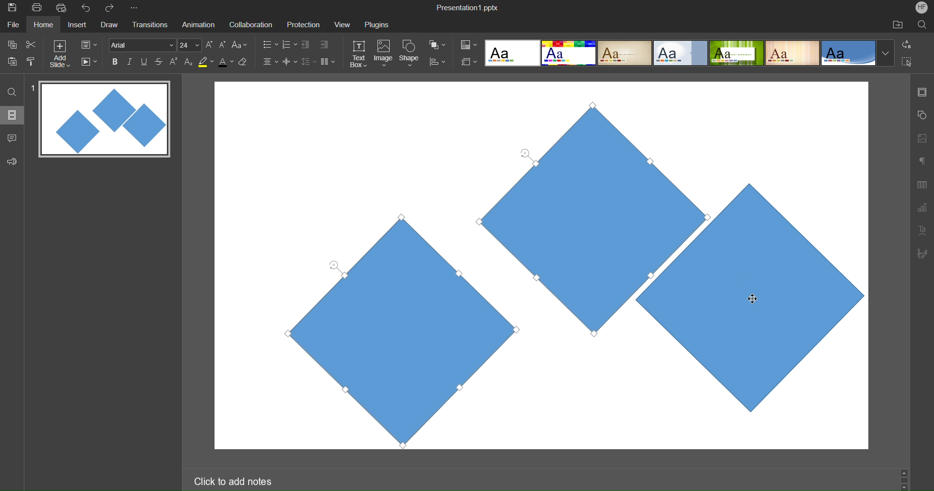  What do you see at coordinates (898, 24) in the screenshot?
I see `open file location` at bounding box center [898, 24].